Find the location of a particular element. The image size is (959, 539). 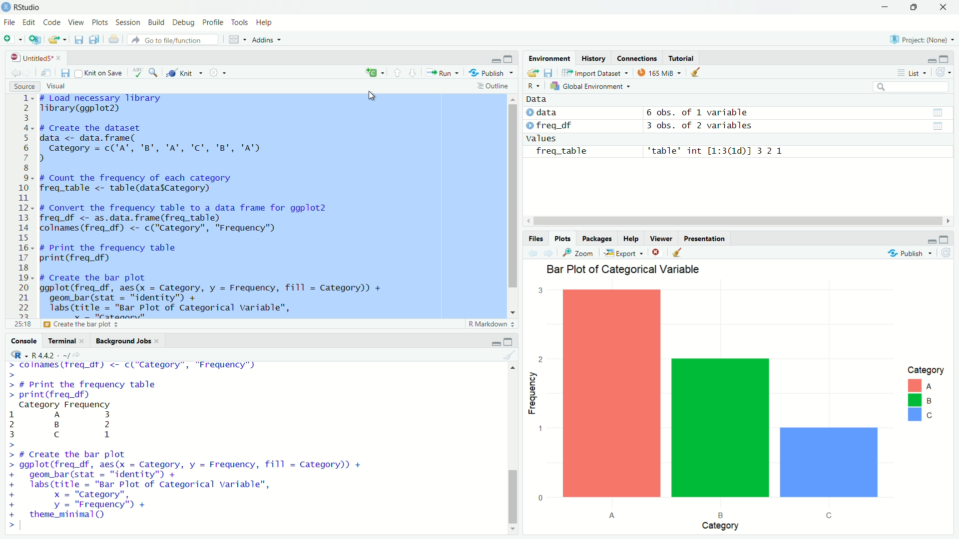

clear console is located at coordinates (514, 355).